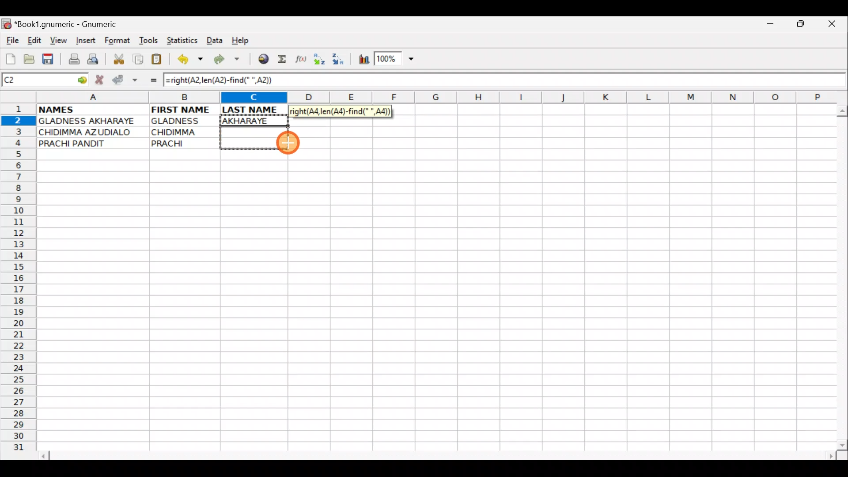 Image resolution: width=848 pixels, height=477 pixels. Describe the element at coordinates (72, 60) in the screenshot. I see `Print file` at that location.